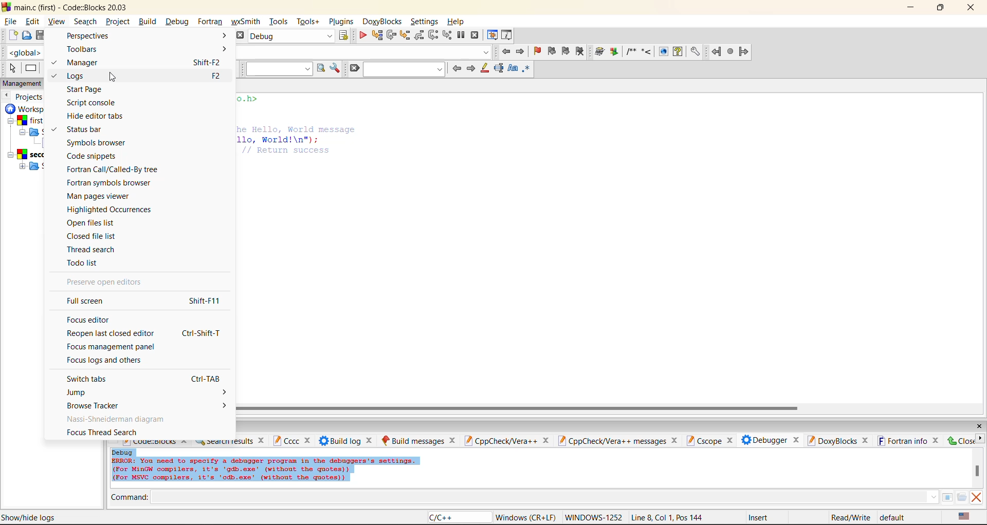 Image resolution: width=987 pixels, height=525 pixels. What do you see at coordinates (419, 35) in the screenshot?
I see `step out` at bounding box center [419, 35].